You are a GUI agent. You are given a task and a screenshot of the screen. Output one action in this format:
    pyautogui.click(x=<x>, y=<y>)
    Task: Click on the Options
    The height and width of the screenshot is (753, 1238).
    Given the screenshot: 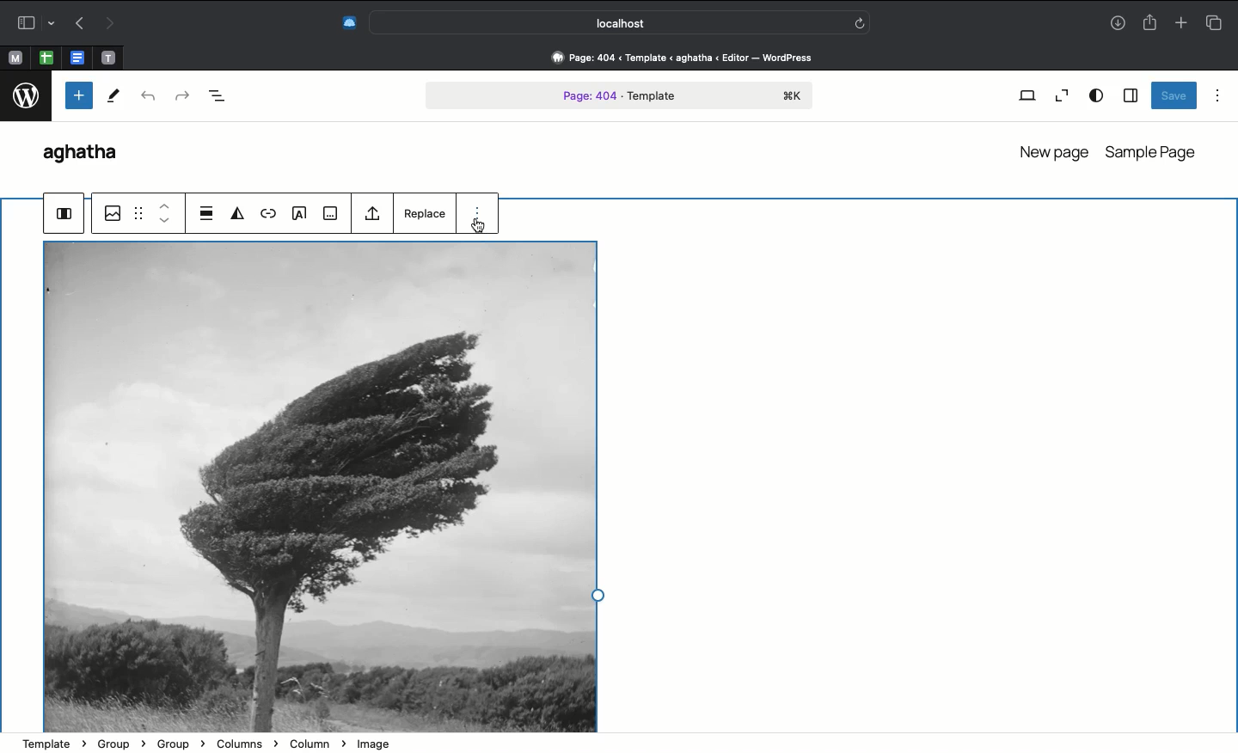 What is the action you would take?
    pyautogui.click(x=477, y=217)
    